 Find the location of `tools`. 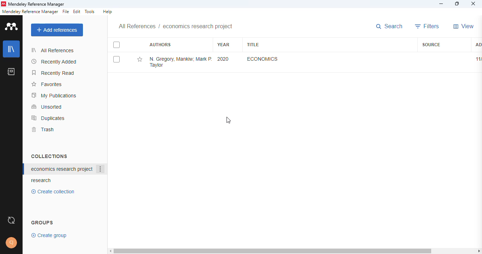

tools is located at coordinates (90, 12).